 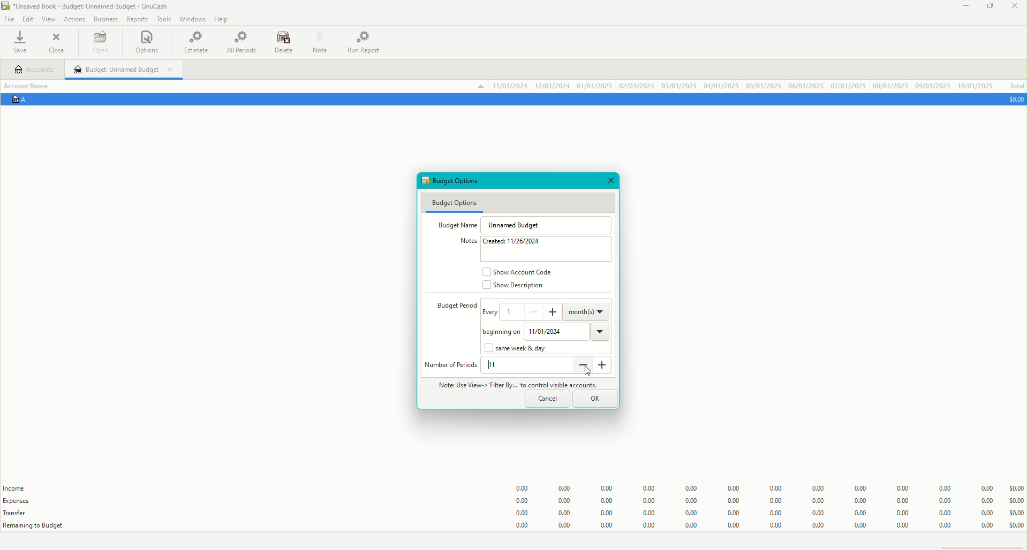 What do you see at coordinates (989, 7) in the screenshot?
I see `Restore` at bounding box center [989, 7].